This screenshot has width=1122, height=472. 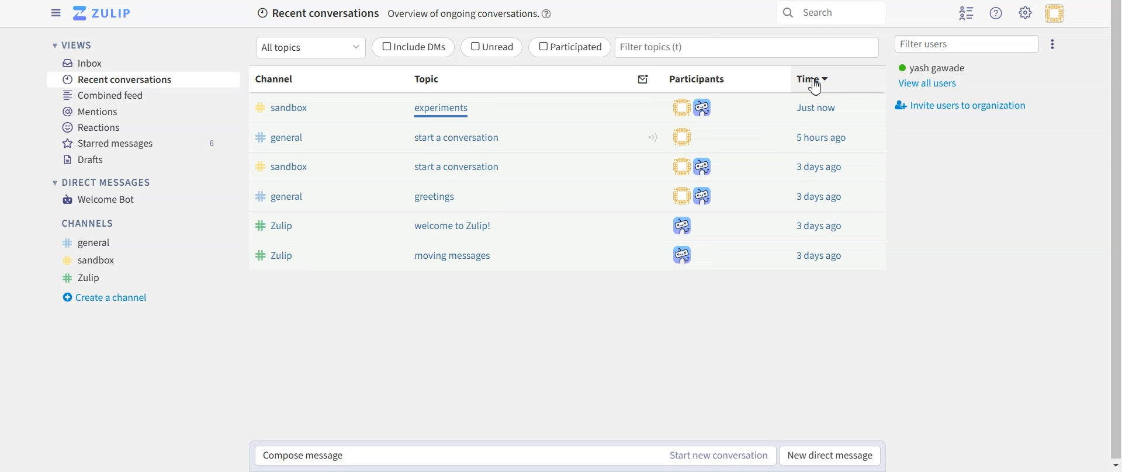 I want to click on Sort by unread messages, so click(x=643, y=80).